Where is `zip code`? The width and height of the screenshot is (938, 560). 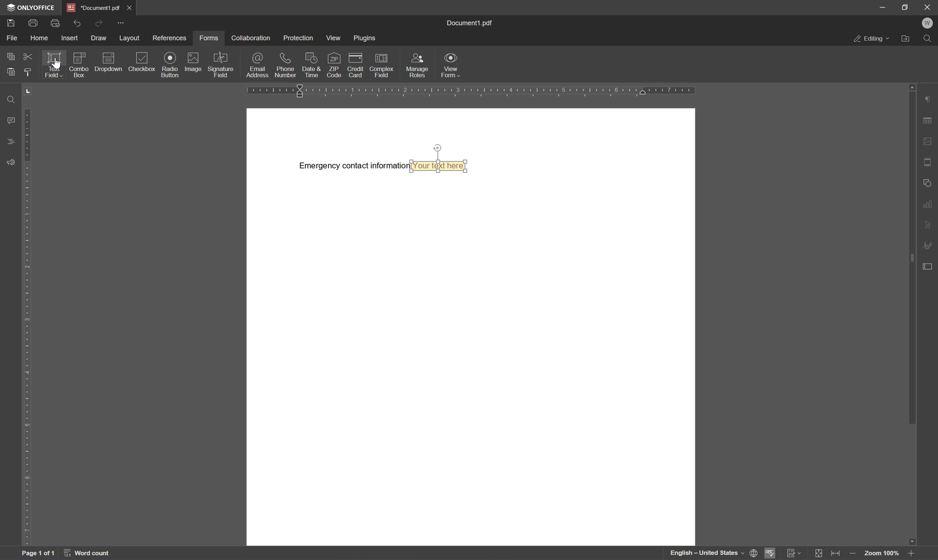
zip code is located at coordinates (335, 65).